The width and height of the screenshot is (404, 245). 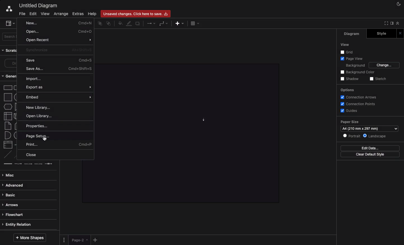 I want to click on More shapes, so click(x=30, y=238).